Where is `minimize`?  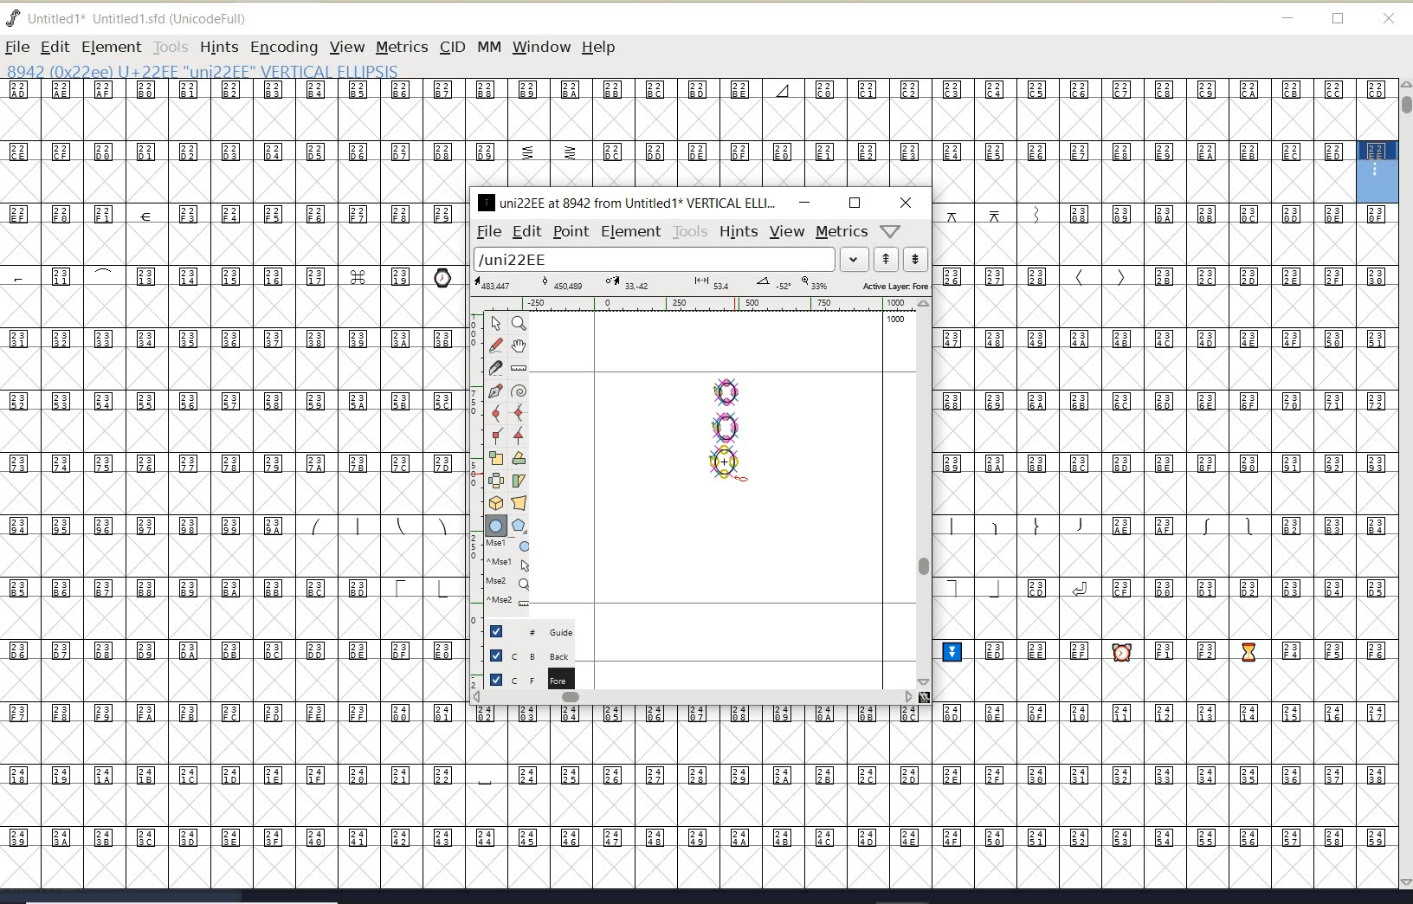 minimize is located at coordinates (1288, 18).